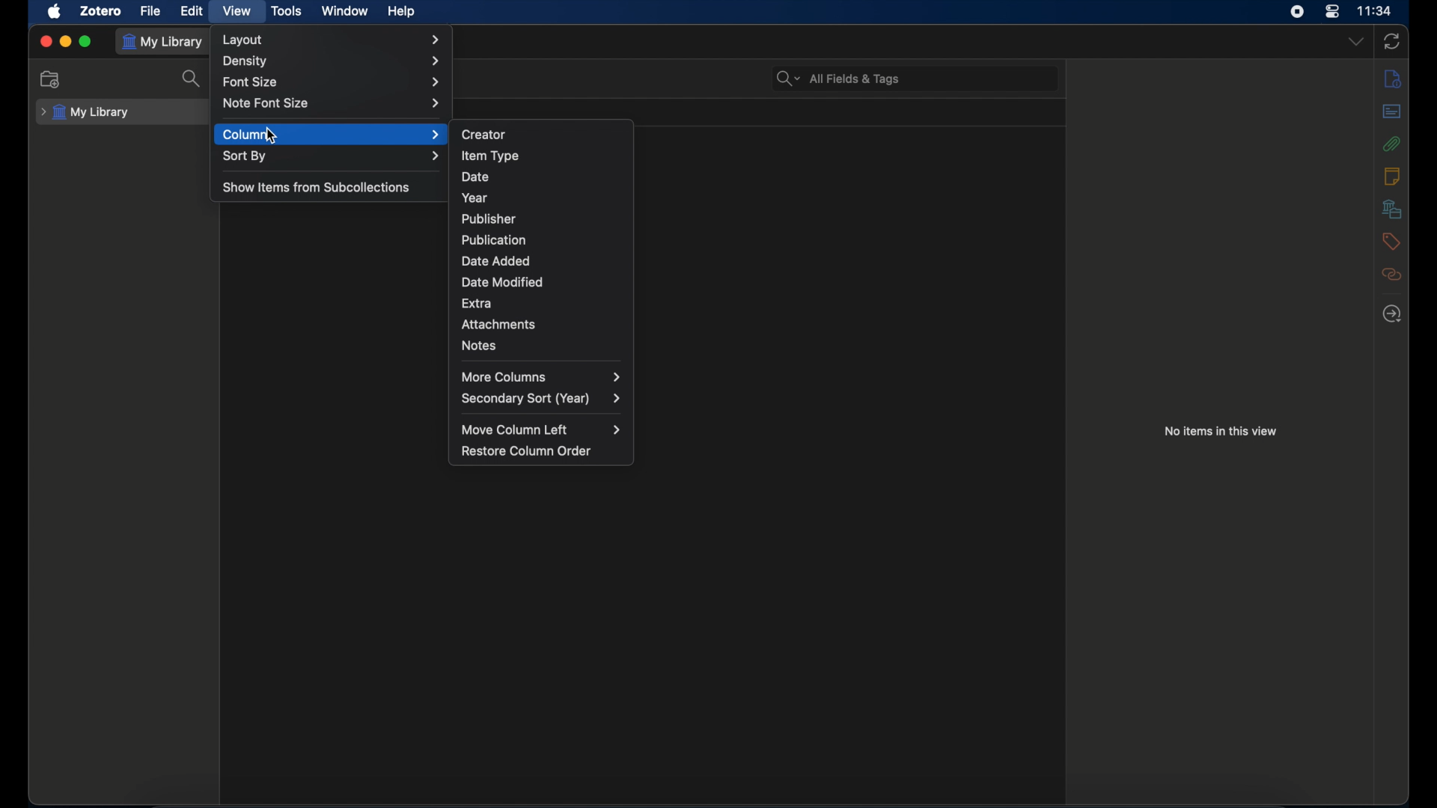 Image resolution: width=1437 pixels, height=808 pixels. Describe the element at coordinates (345, 10) in the screenshot. I see `window` at that location.